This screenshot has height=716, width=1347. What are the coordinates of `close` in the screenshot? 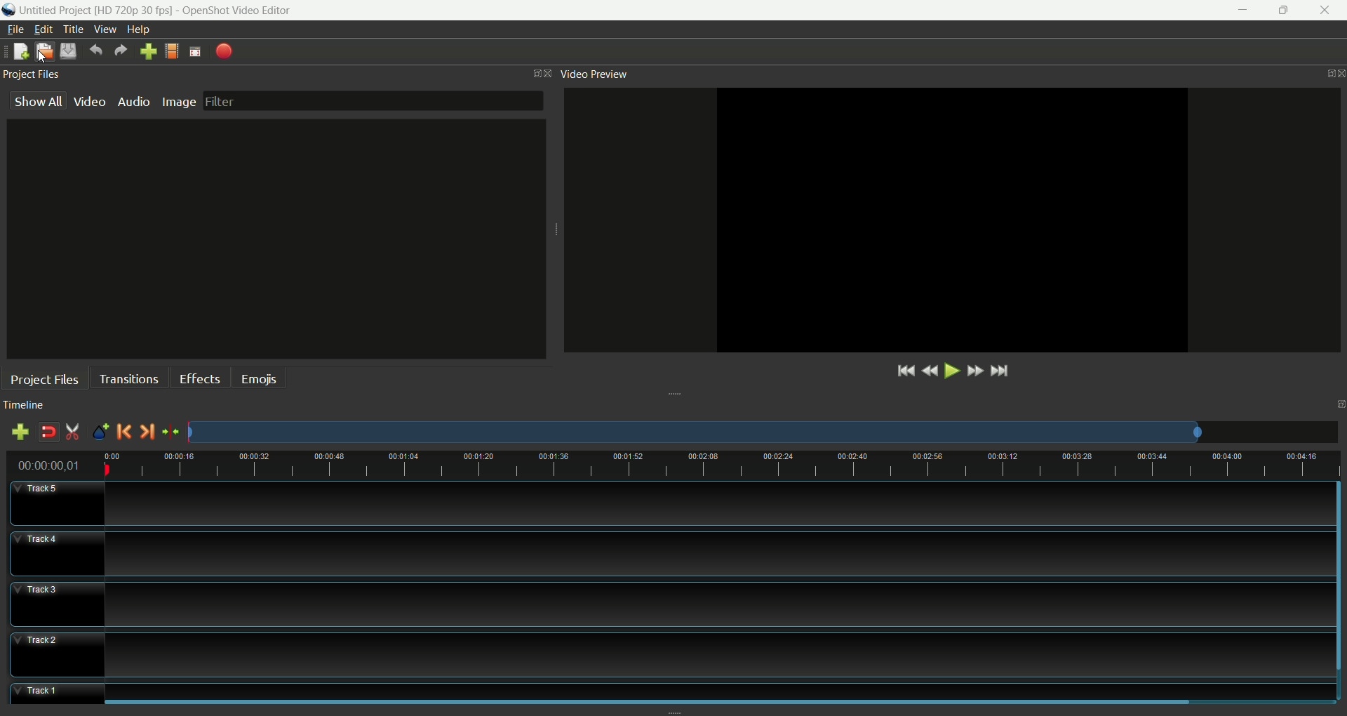 It's located at (1339, 68).